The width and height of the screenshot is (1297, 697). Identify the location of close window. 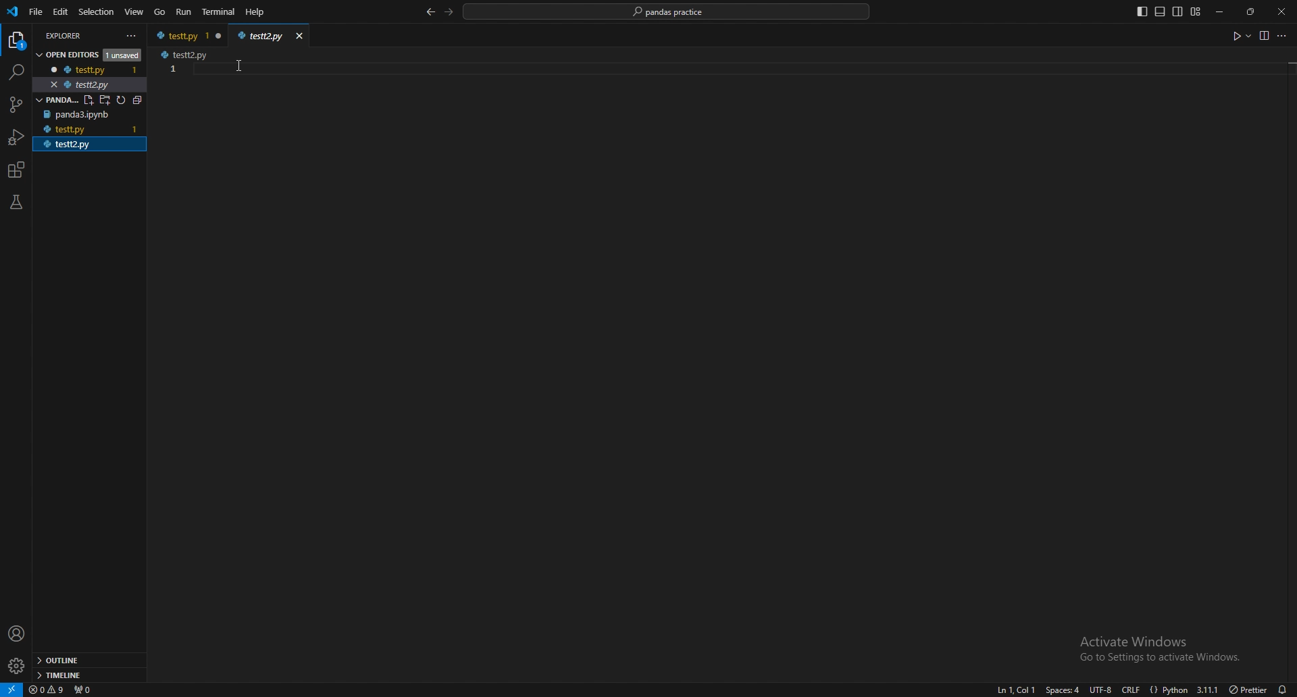
(300, 35).